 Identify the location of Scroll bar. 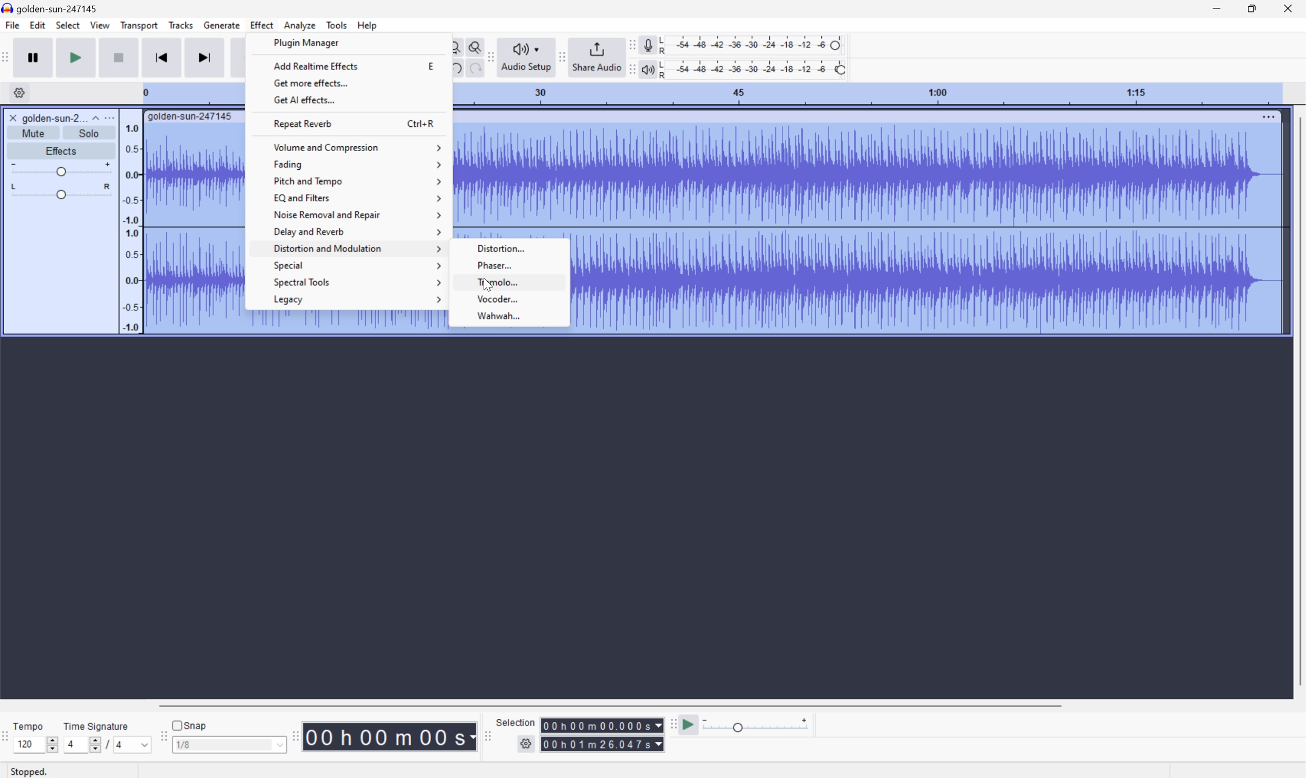
(616, 704).